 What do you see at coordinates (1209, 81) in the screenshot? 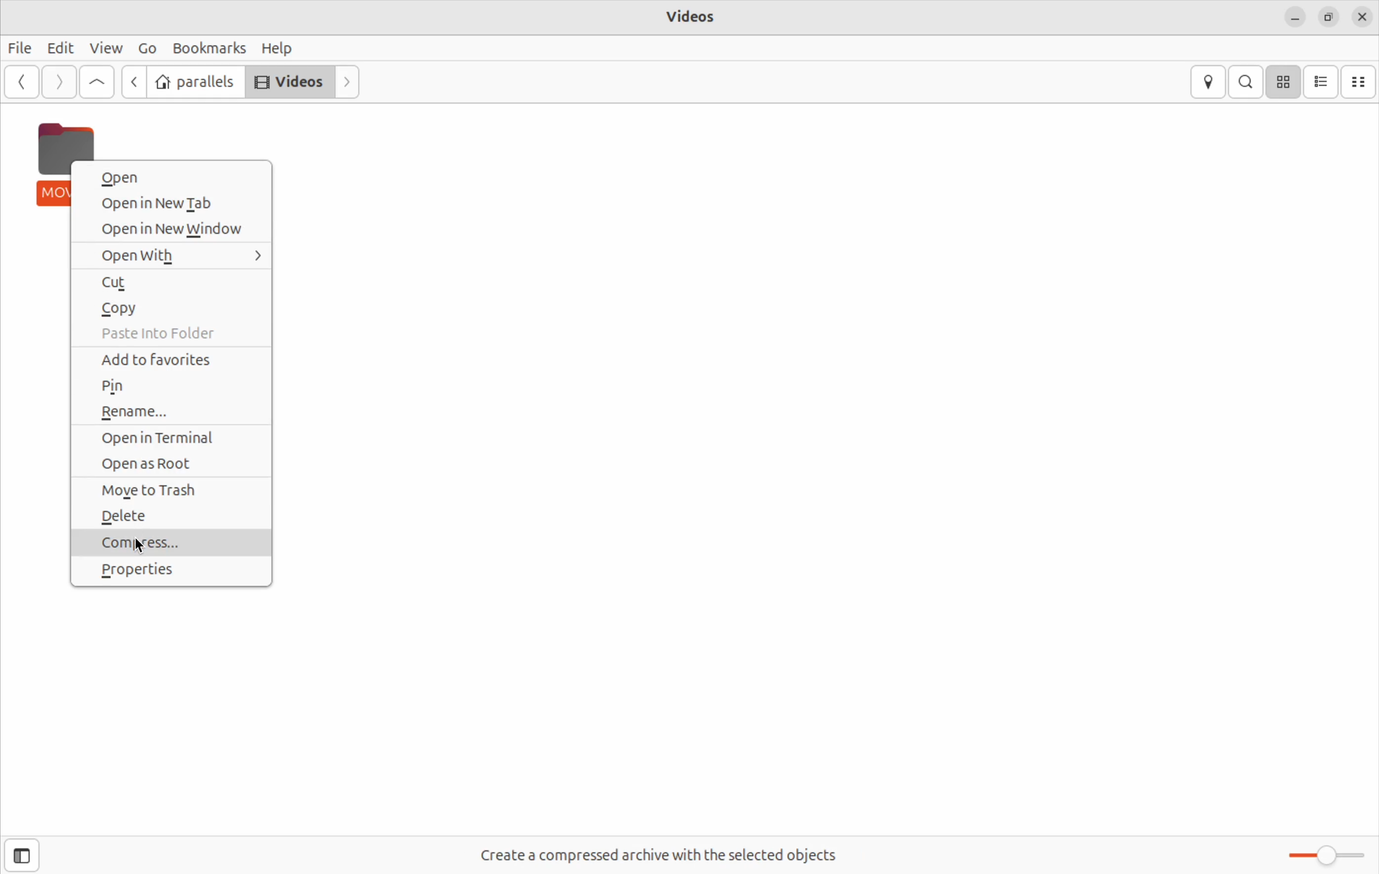
I see `locations` at bounding box center [1209, 81].